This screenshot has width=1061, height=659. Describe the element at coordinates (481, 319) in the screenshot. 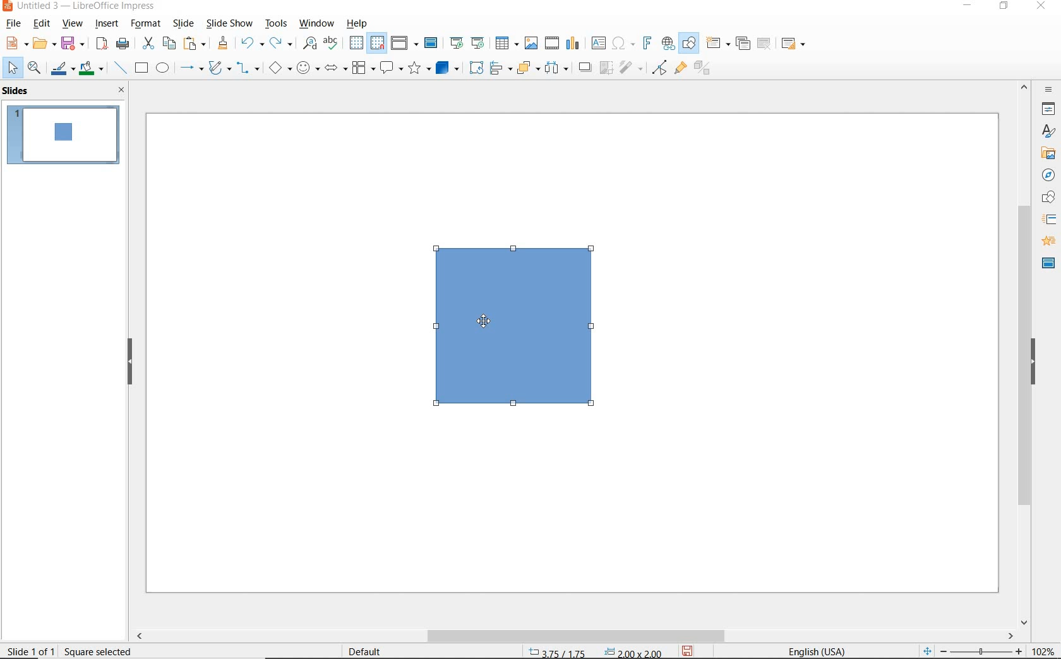

I see `cursor` at that location.